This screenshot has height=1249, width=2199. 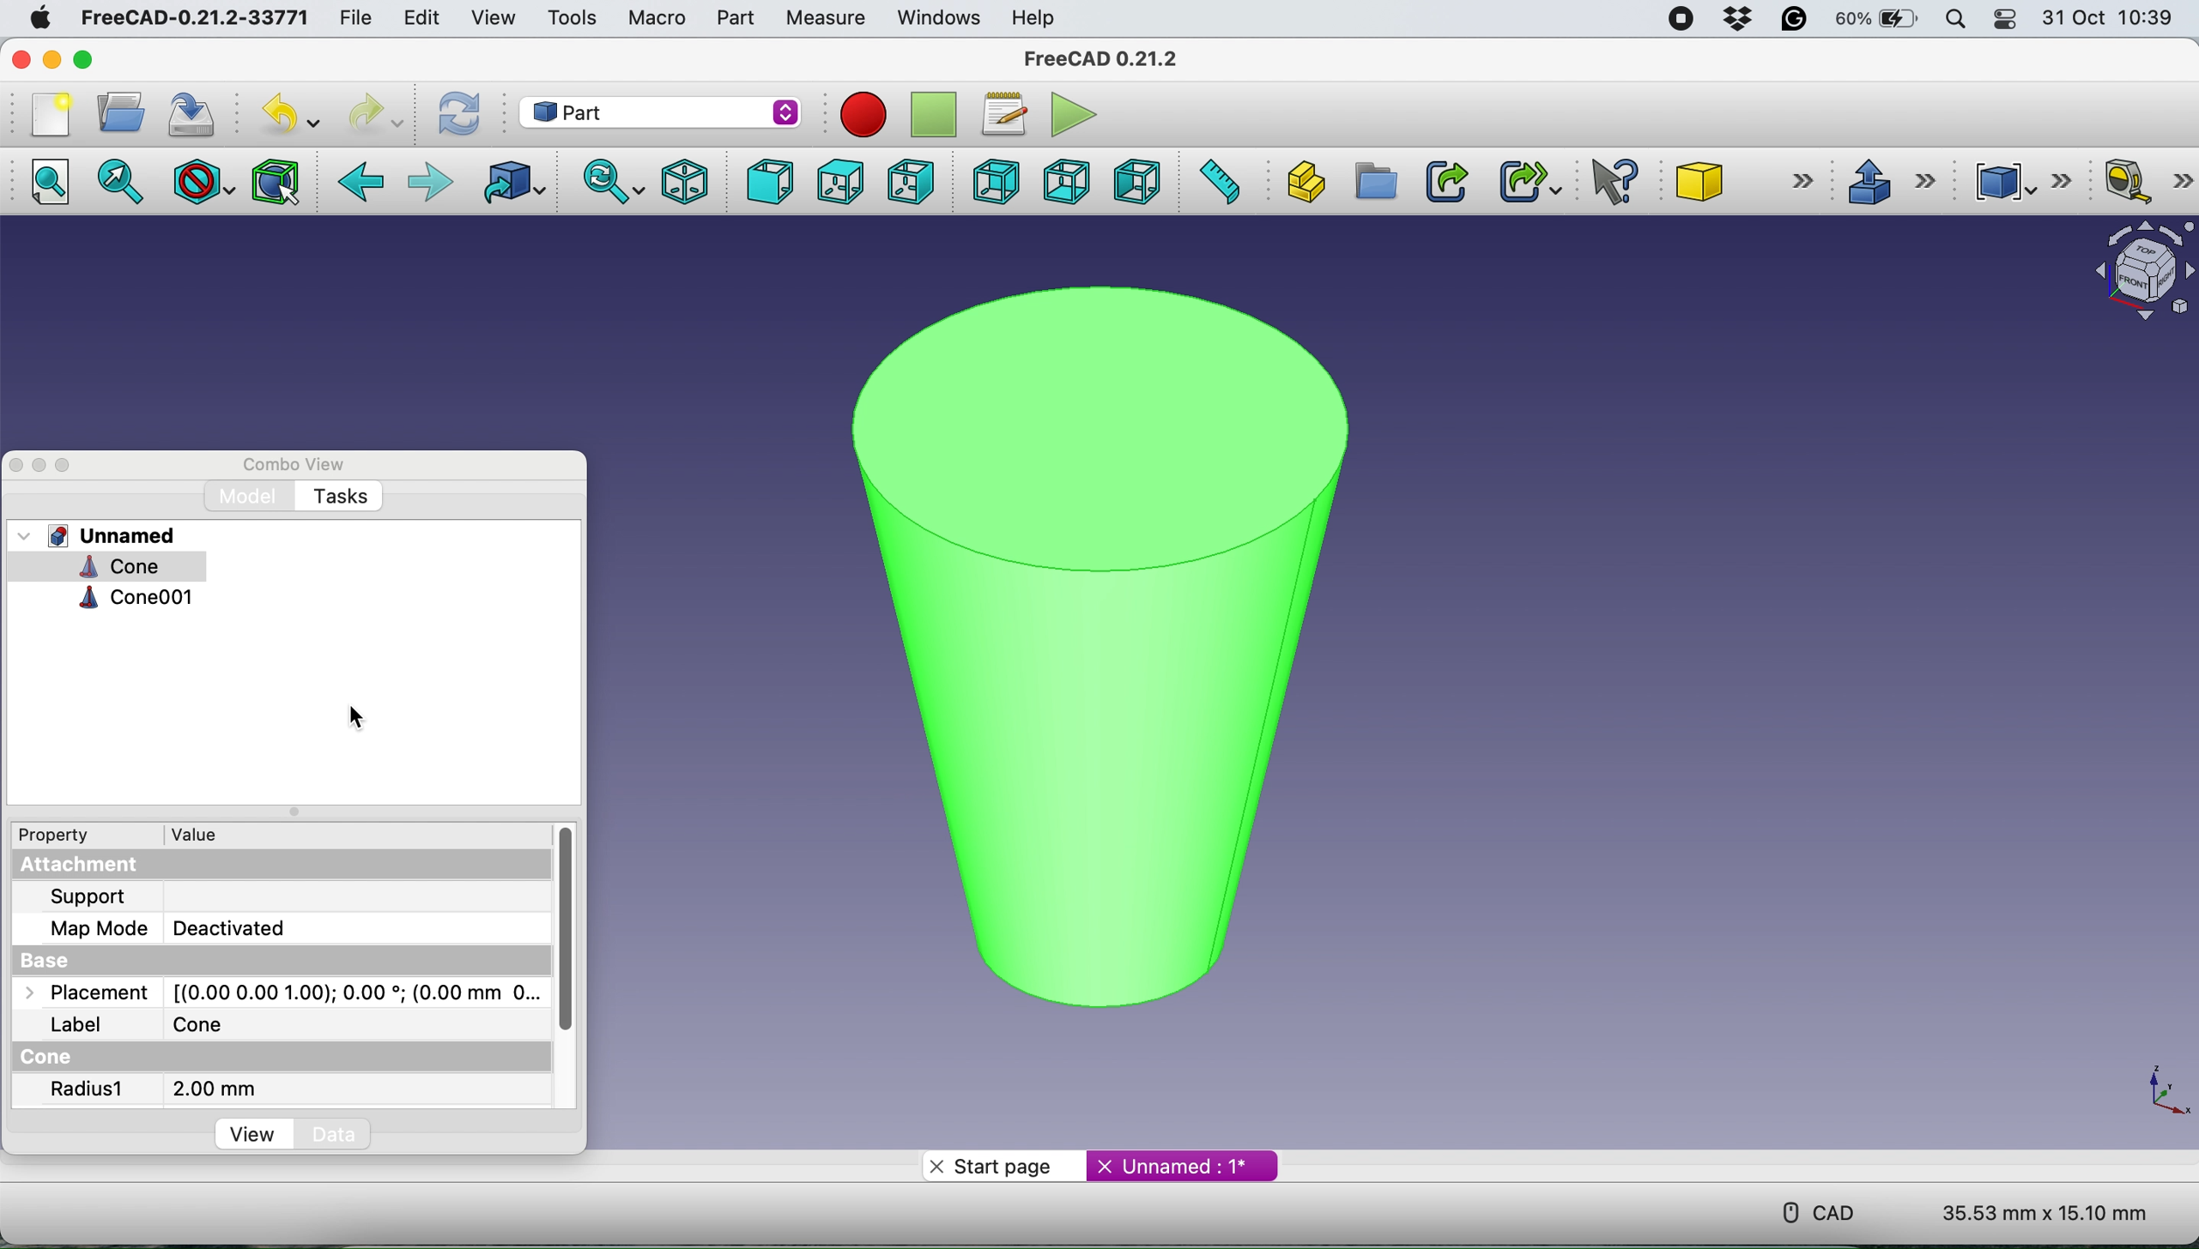 I want to click on top, so click(x=838, y=181).